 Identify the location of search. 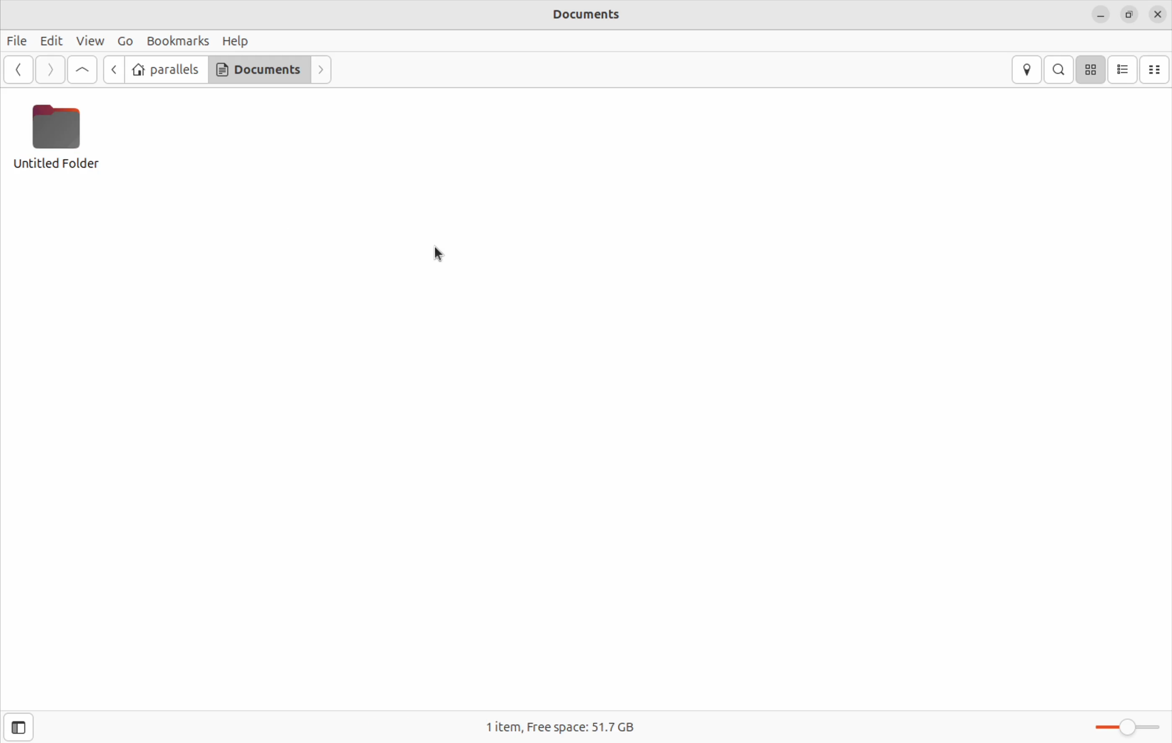
(1060, 69).